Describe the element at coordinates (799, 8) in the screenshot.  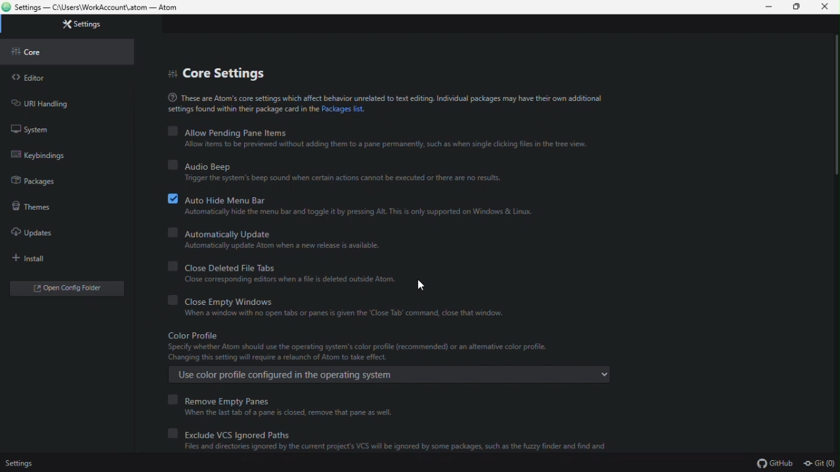
I see `restore` at that location.